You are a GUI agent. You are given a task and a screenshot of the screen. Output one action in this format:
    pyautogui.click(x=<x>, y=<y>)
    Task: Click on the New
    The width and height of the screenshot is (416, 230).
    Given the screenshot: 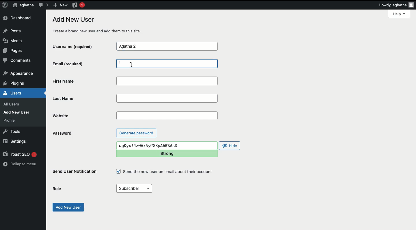 What is the action you would take?
    pyautogui.click(x=60, y=5)
    